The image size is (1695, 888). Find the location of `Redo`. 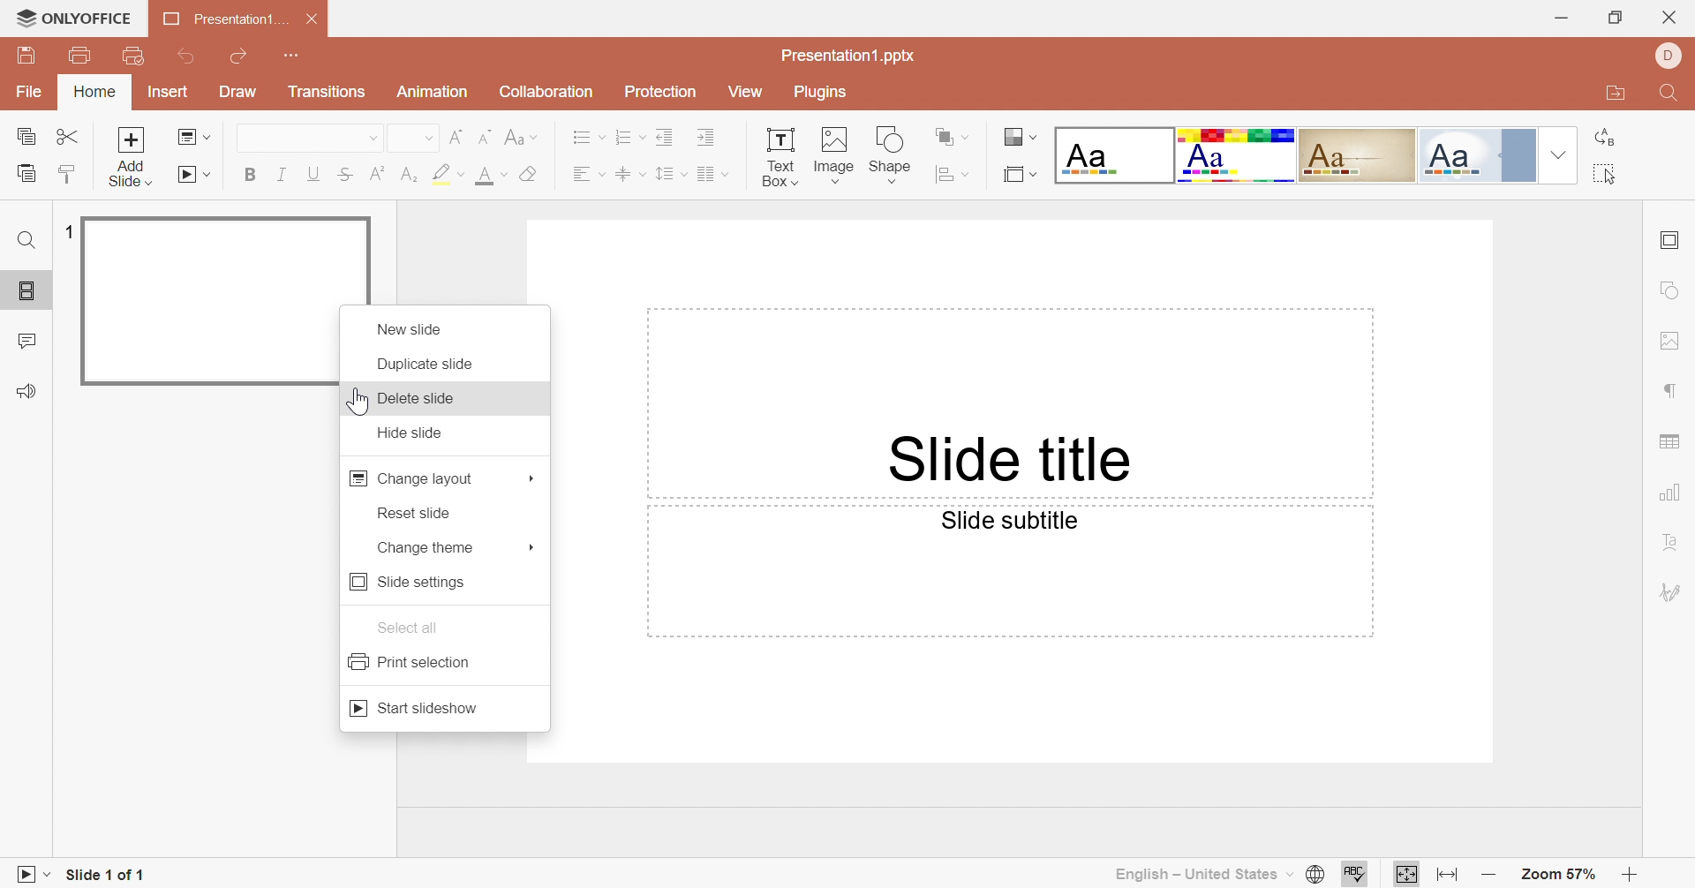

Redo is located at coordinates (239, 56).